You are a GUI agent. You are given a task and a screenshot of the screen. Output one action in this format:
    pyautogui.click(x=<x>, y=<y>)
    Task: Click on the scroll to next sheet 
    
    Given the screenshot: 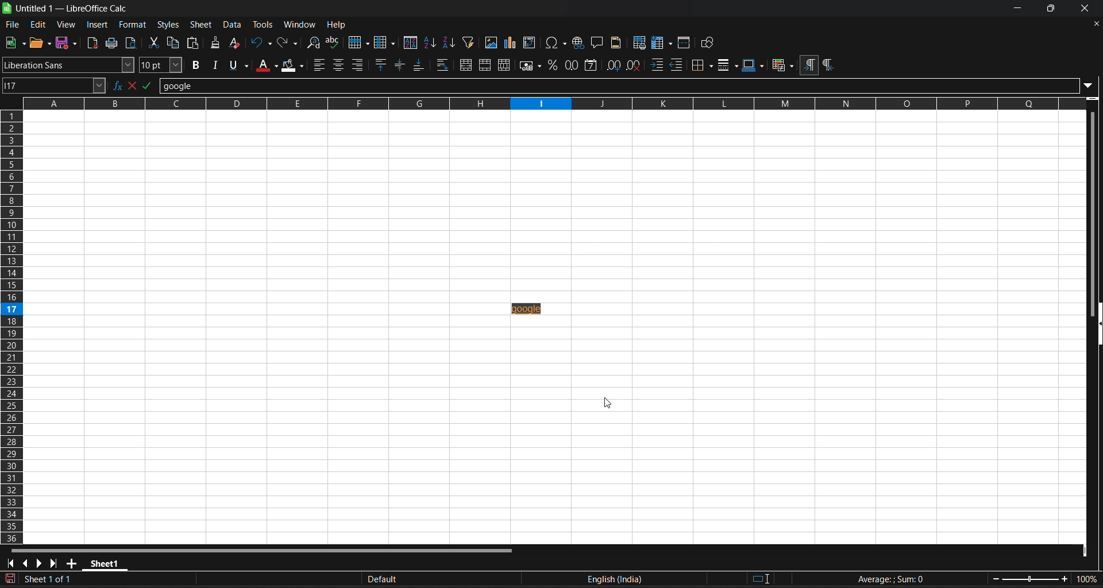 What is the action you would take?
    pyautogui.click(x=38, y=564)
    